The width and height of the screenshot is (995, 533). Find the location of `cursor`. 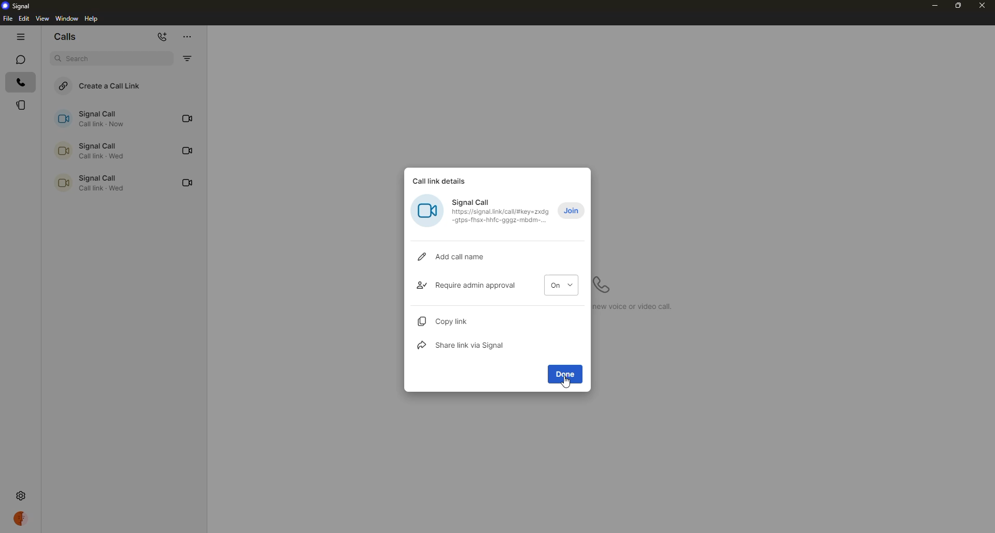

cursor is located at coordinates (566, 381).